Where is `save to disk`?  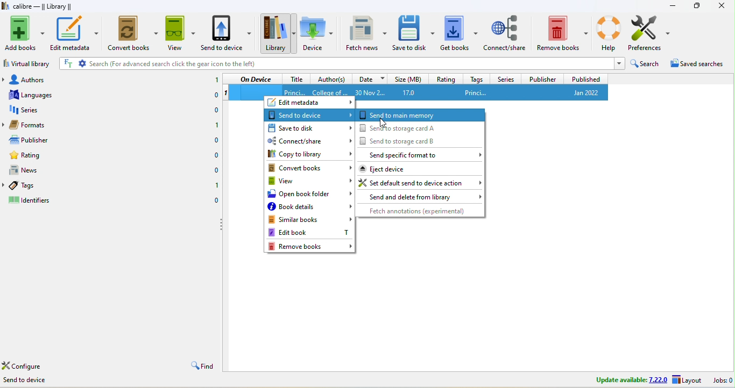 save to disk is located at coordinates (310, 128).